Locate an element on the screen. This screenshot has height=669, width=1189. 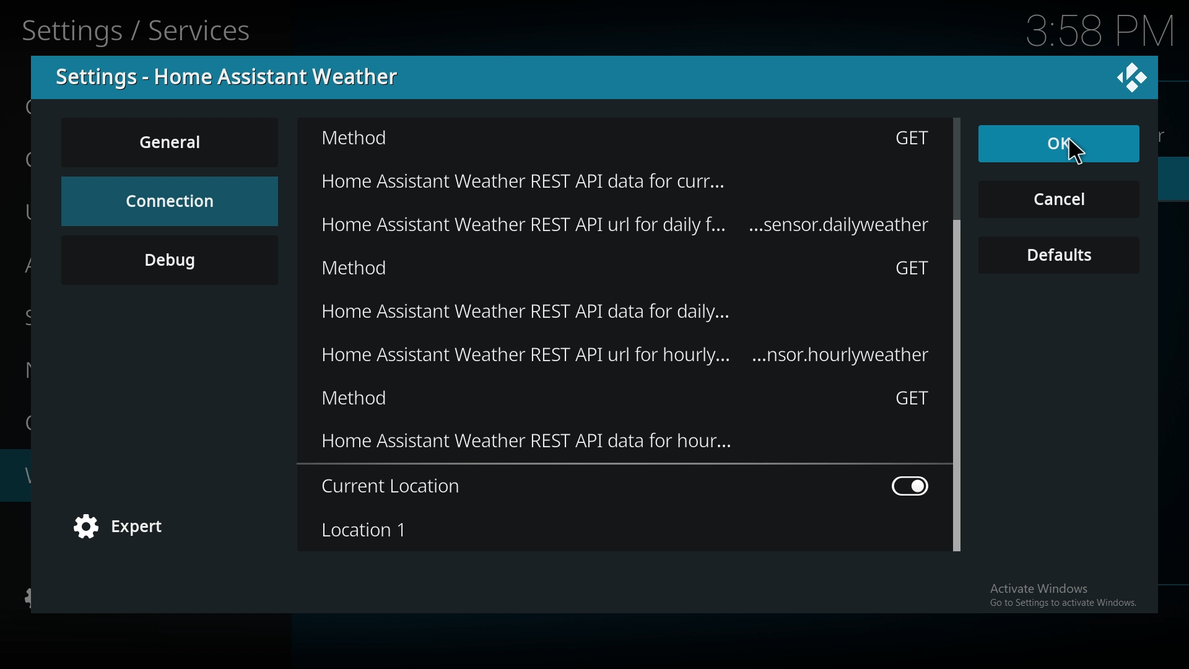
Home assistant weather rest API data for hour is located at coordinates (626, 447).